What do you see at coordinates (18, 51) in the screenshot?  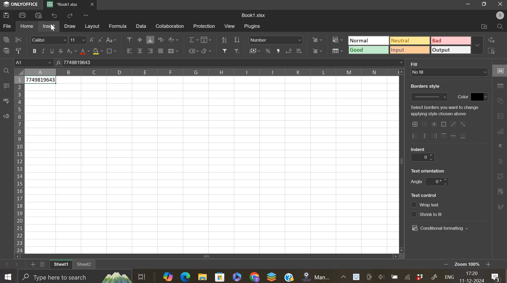 I see `copy style` at bounding box center [18, 51].